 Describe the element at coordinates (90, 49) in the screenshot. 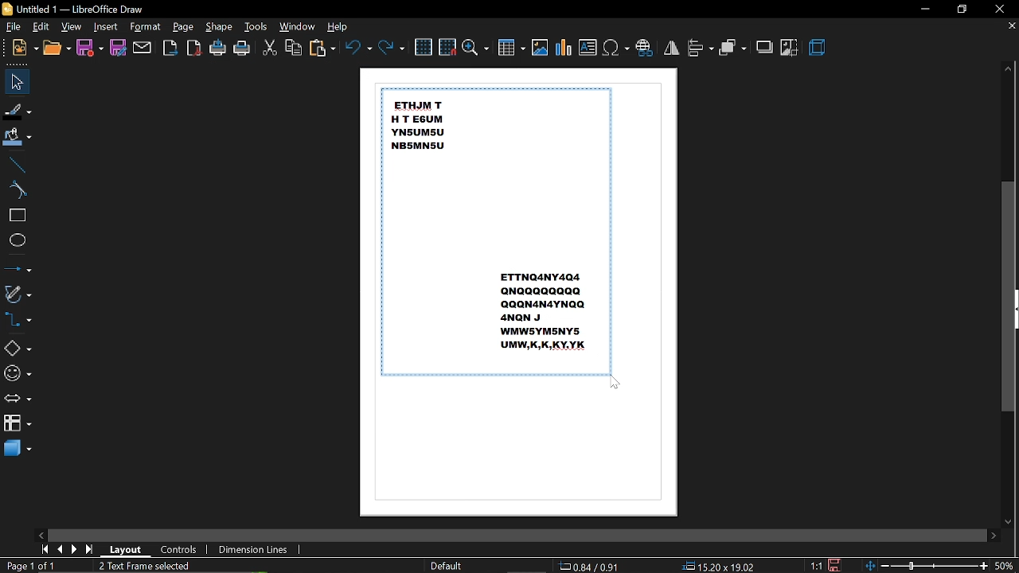

I see `save ` at that location.